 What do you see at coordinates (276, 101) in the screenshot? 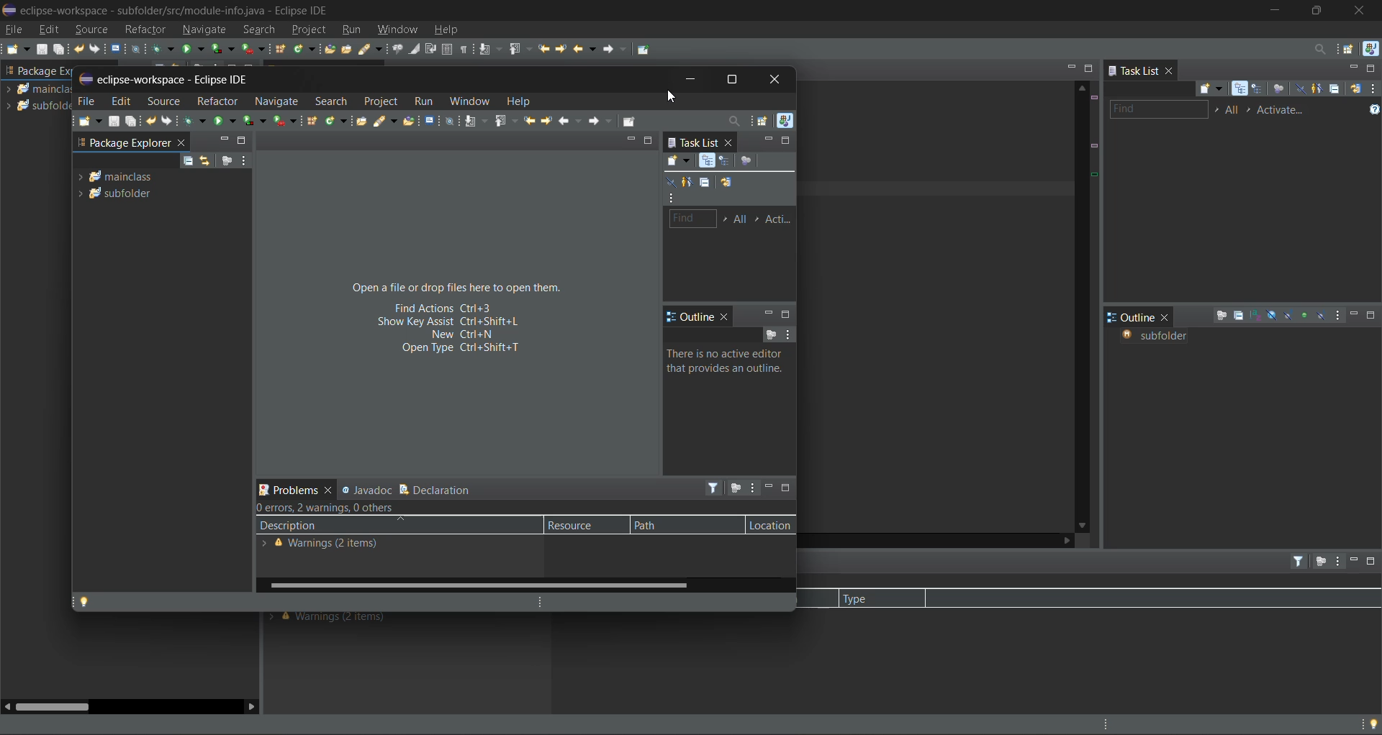
I see `navigate` at bounding box center [276, 101].